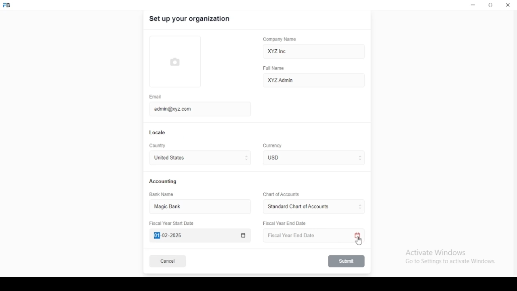 This screenshot has width=517, height=291. What do you see at coordinates (181, 62) in the screenshot?
I see `logo tumbnail` at bounding box center [181, 62].